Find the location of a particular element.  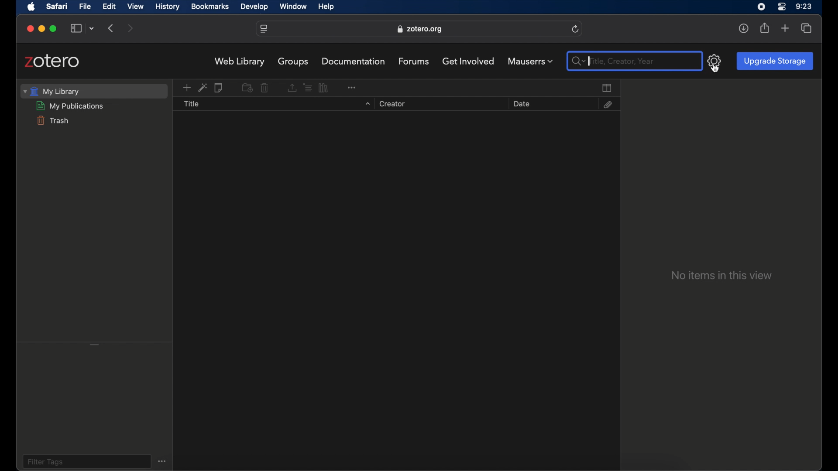

text cursor is located at coordinates (590, 61).